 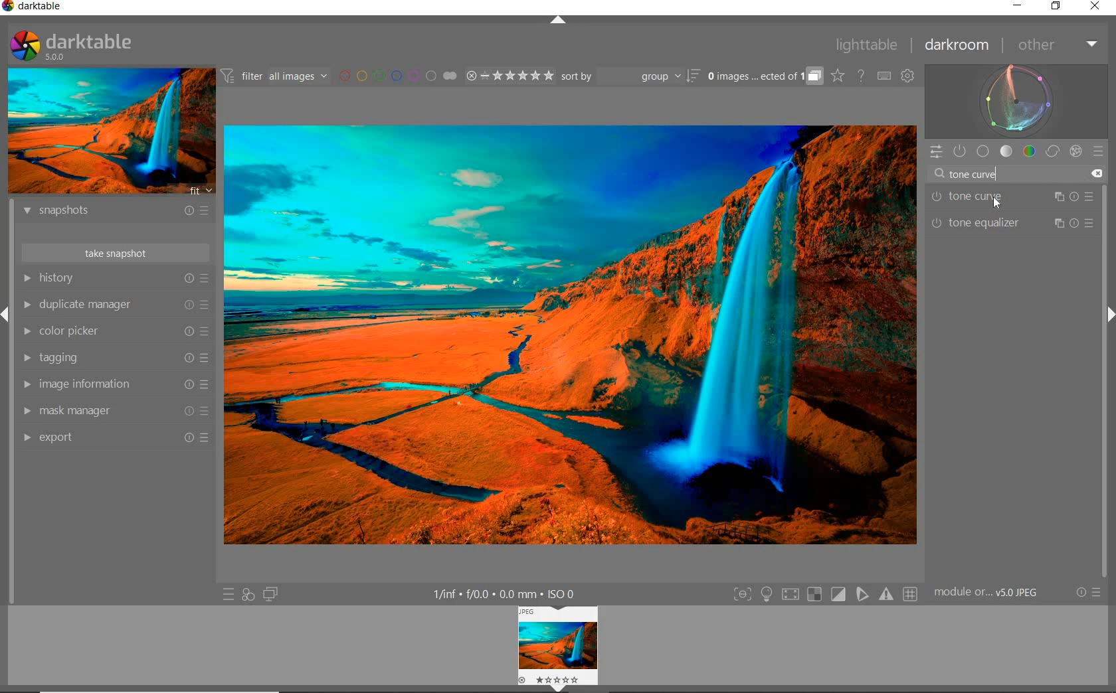 I want to click on TONE EQUALIZER, so click(x=1014, y=223).